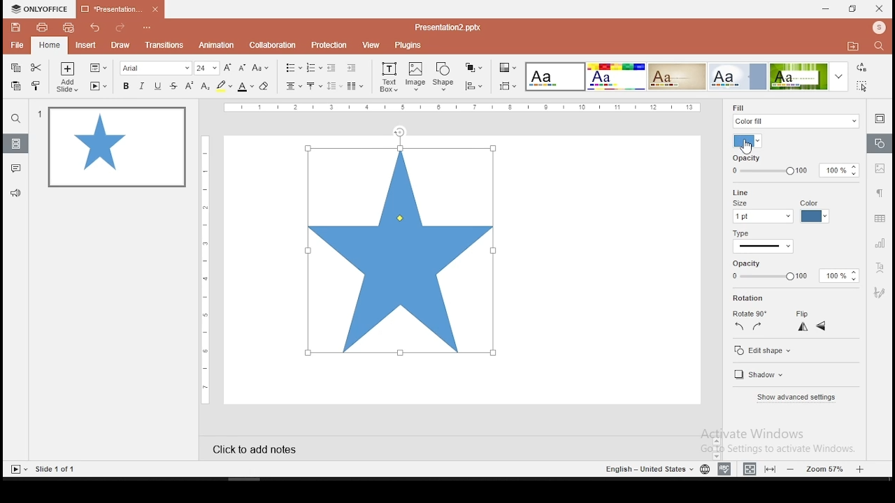 This screenshot has width=895, height=503. Describe the element at coordinates (313, 87) in the screenshot. I see `vertical alignment` at that location.